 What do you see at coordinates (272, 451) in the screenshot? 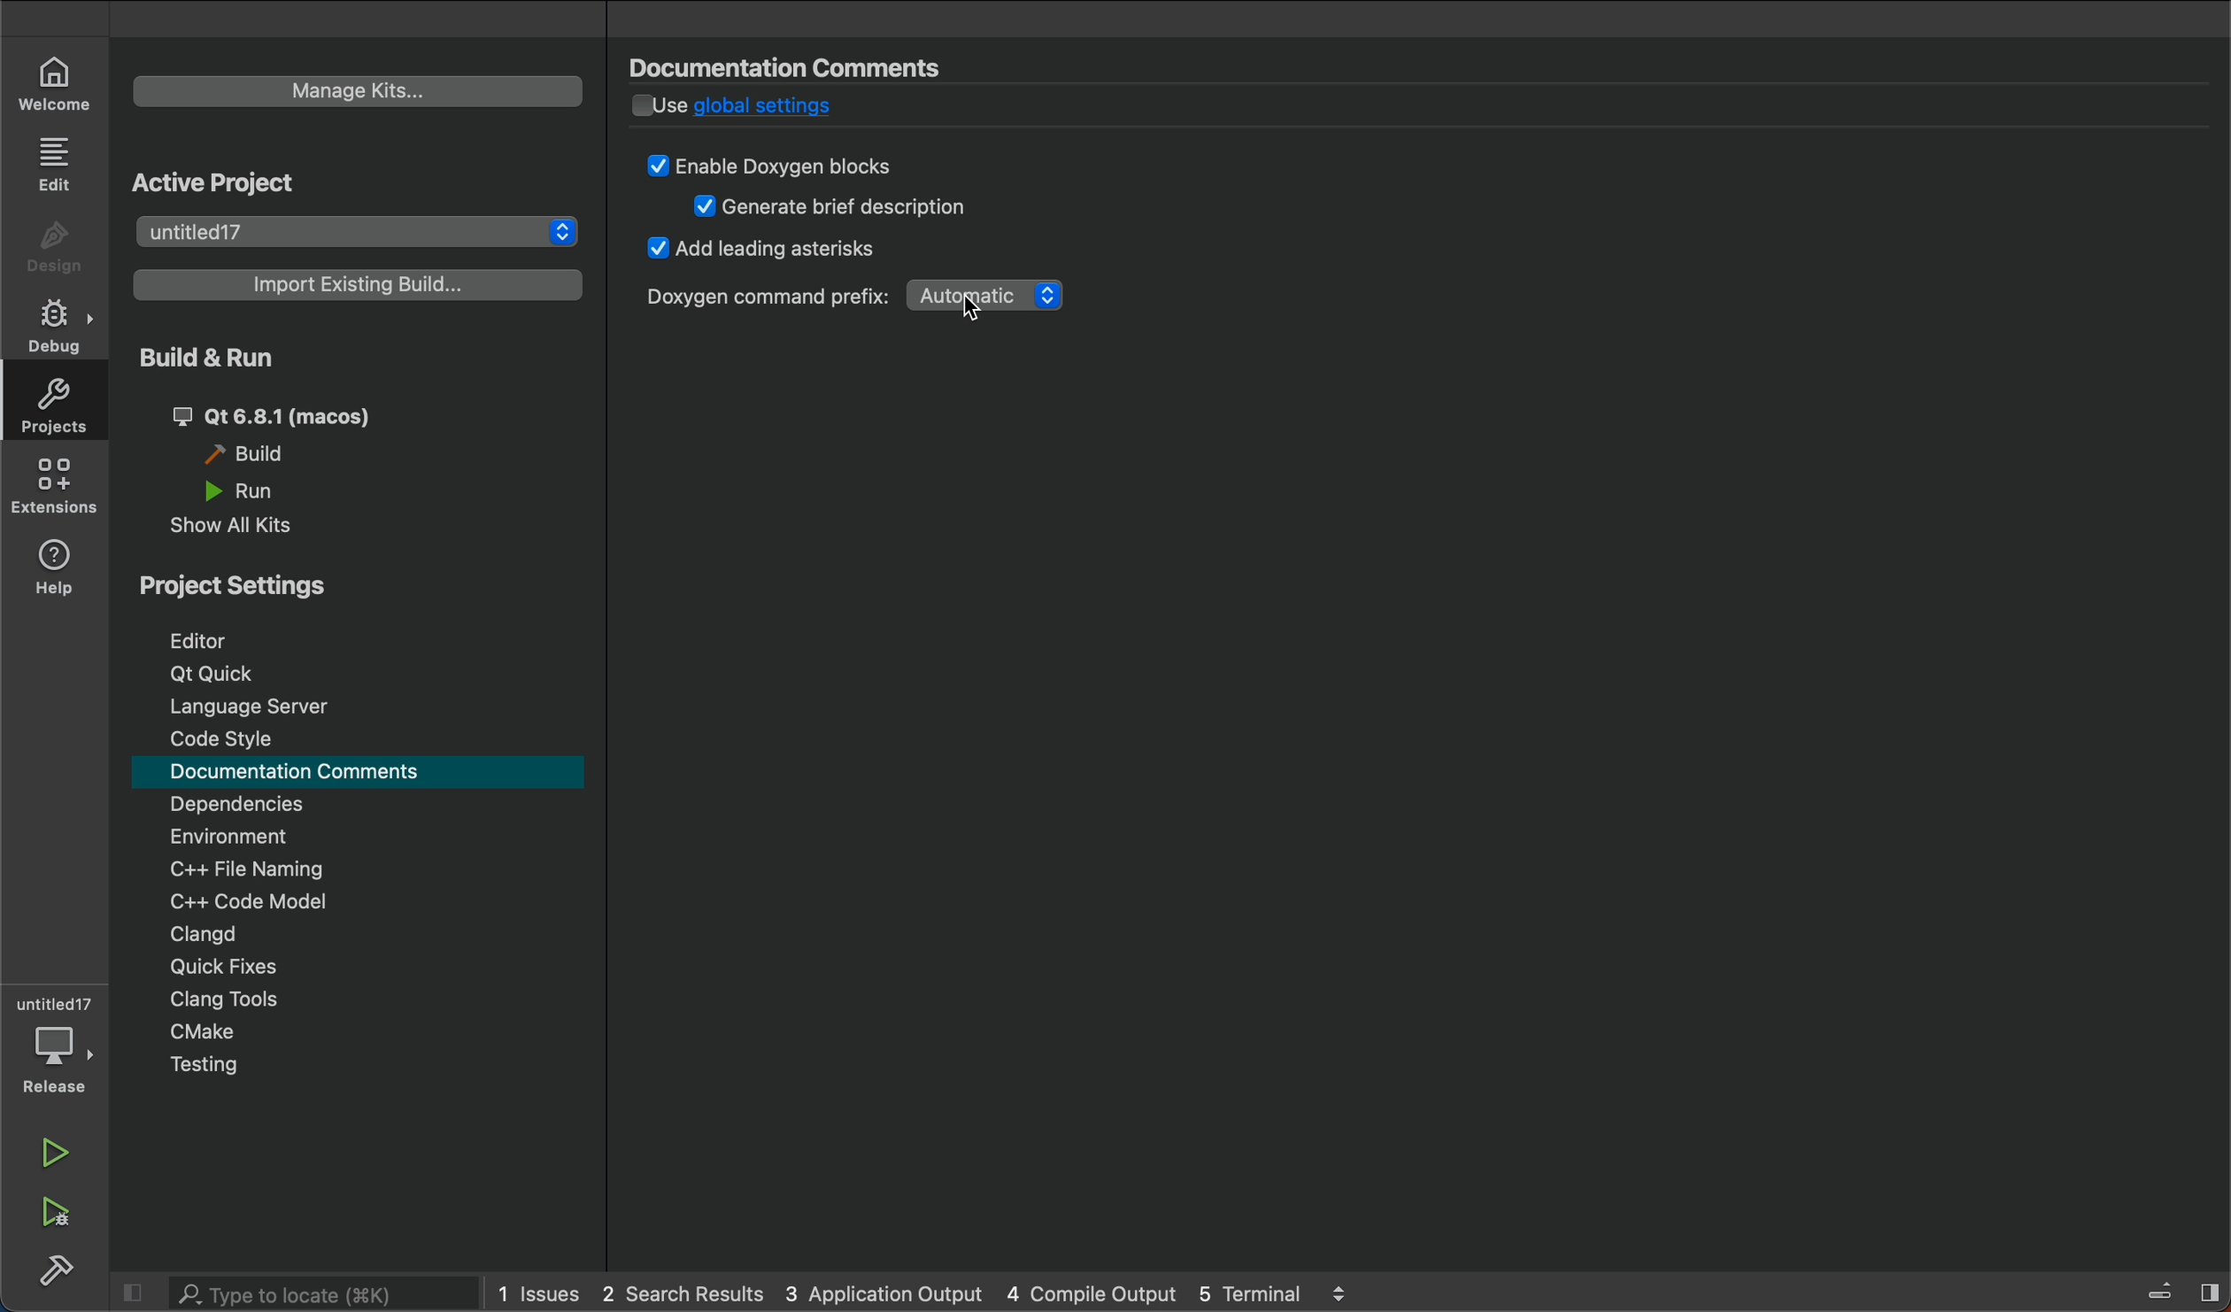
I see `build` at bounding box center [272, 451].